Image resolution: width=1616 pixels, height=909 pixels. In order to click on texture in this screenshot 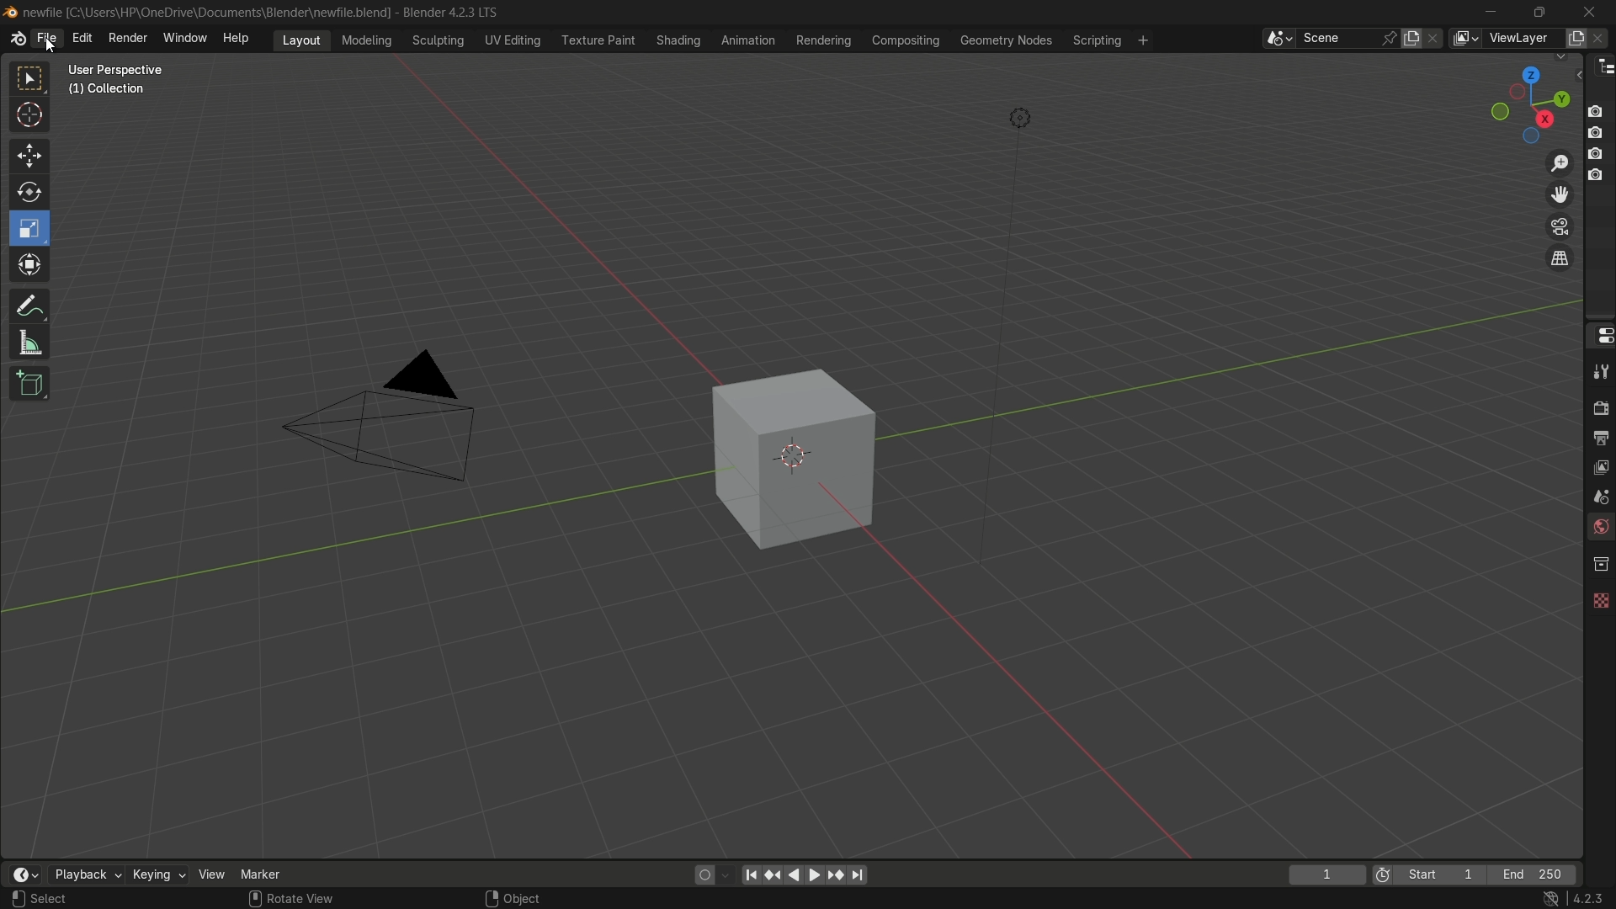, I will do `click(1599, 597)`.